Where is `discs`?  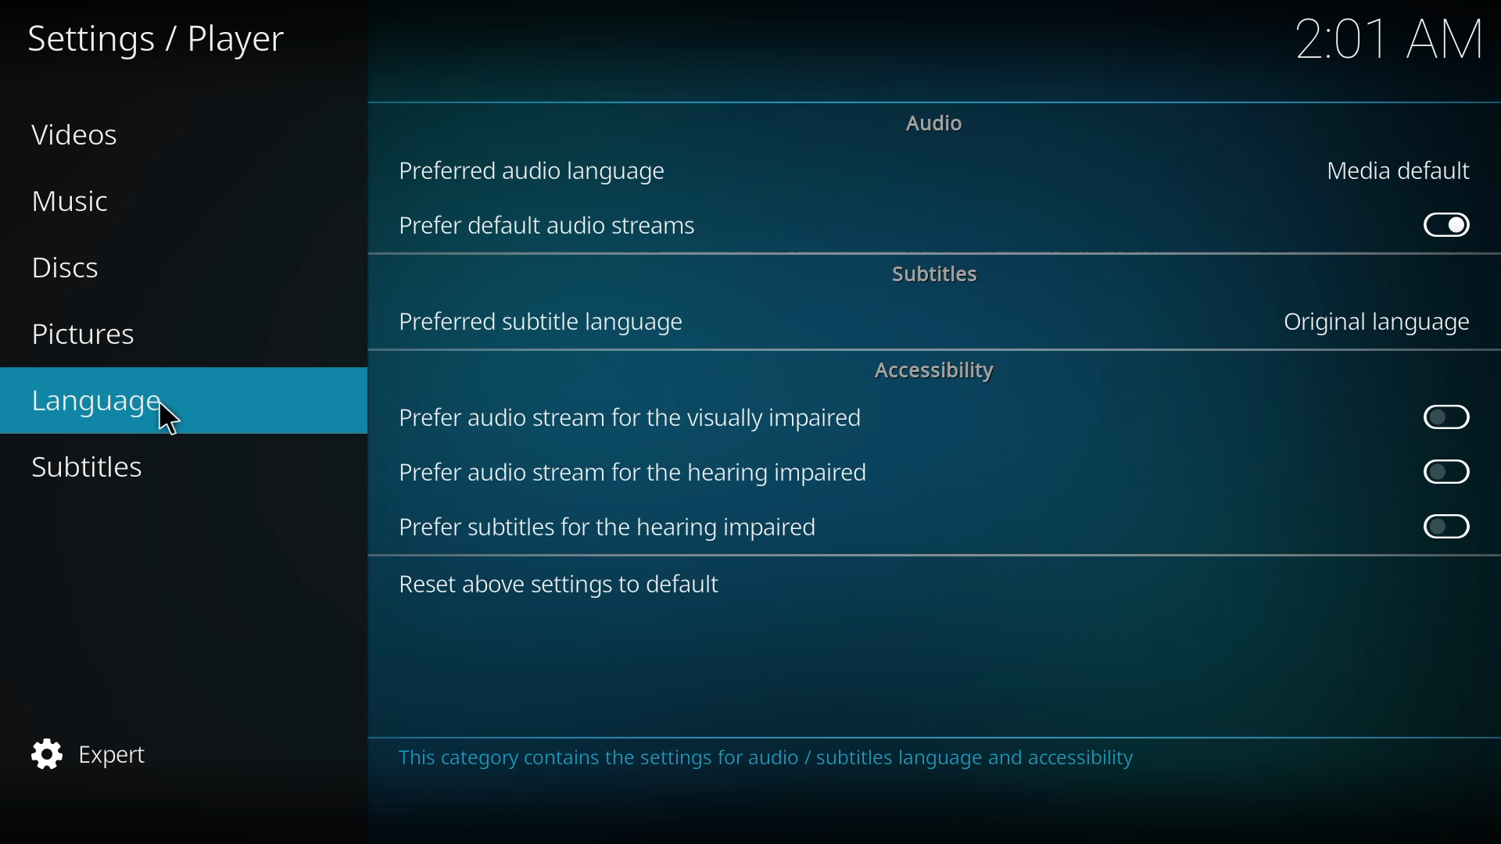 discs is located at coordinates (73, 270).